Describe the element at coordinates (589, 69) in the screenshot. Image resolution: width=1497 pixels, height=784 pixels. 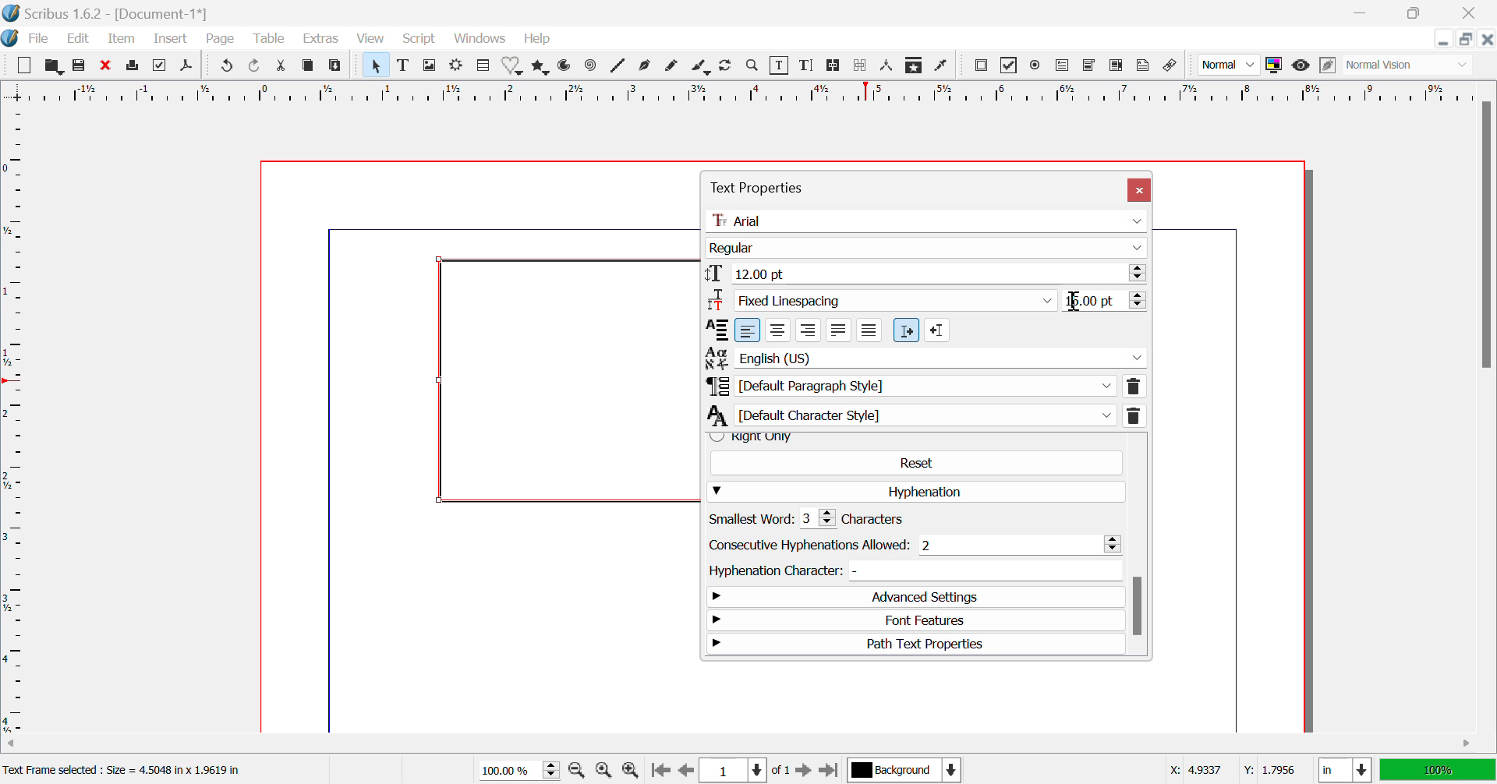
I see `Spiral` at that location.